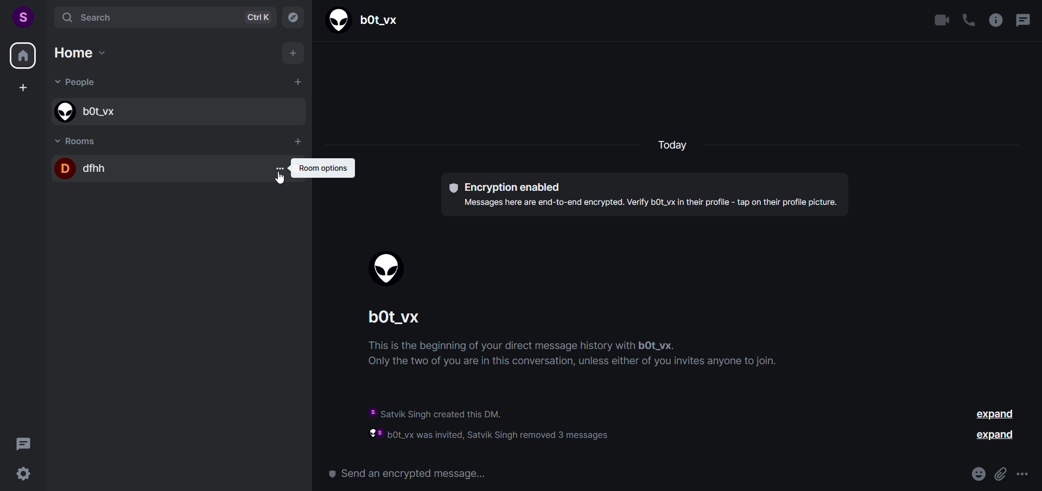  Describe the element at coordinates (968, 21) in the screenshot. I see `call` at that location.